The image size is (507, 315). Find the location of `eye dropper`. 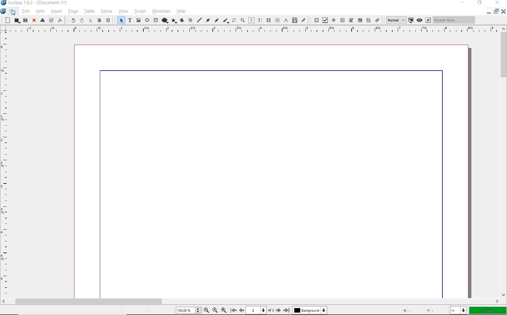

eye dropper is located at coordinates (303, 20).